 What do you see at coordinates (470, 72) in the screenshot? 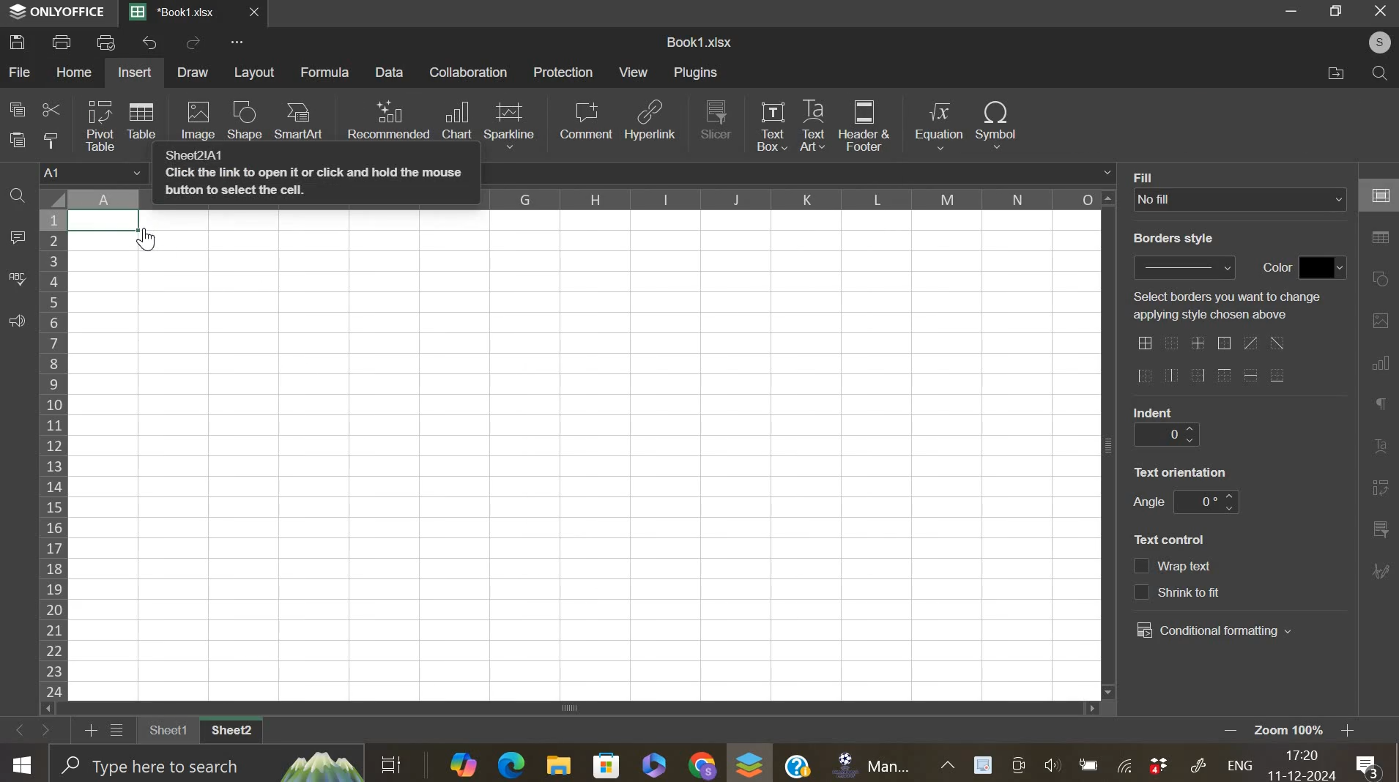
I see `collaboration` at bounding box center [470, 72].